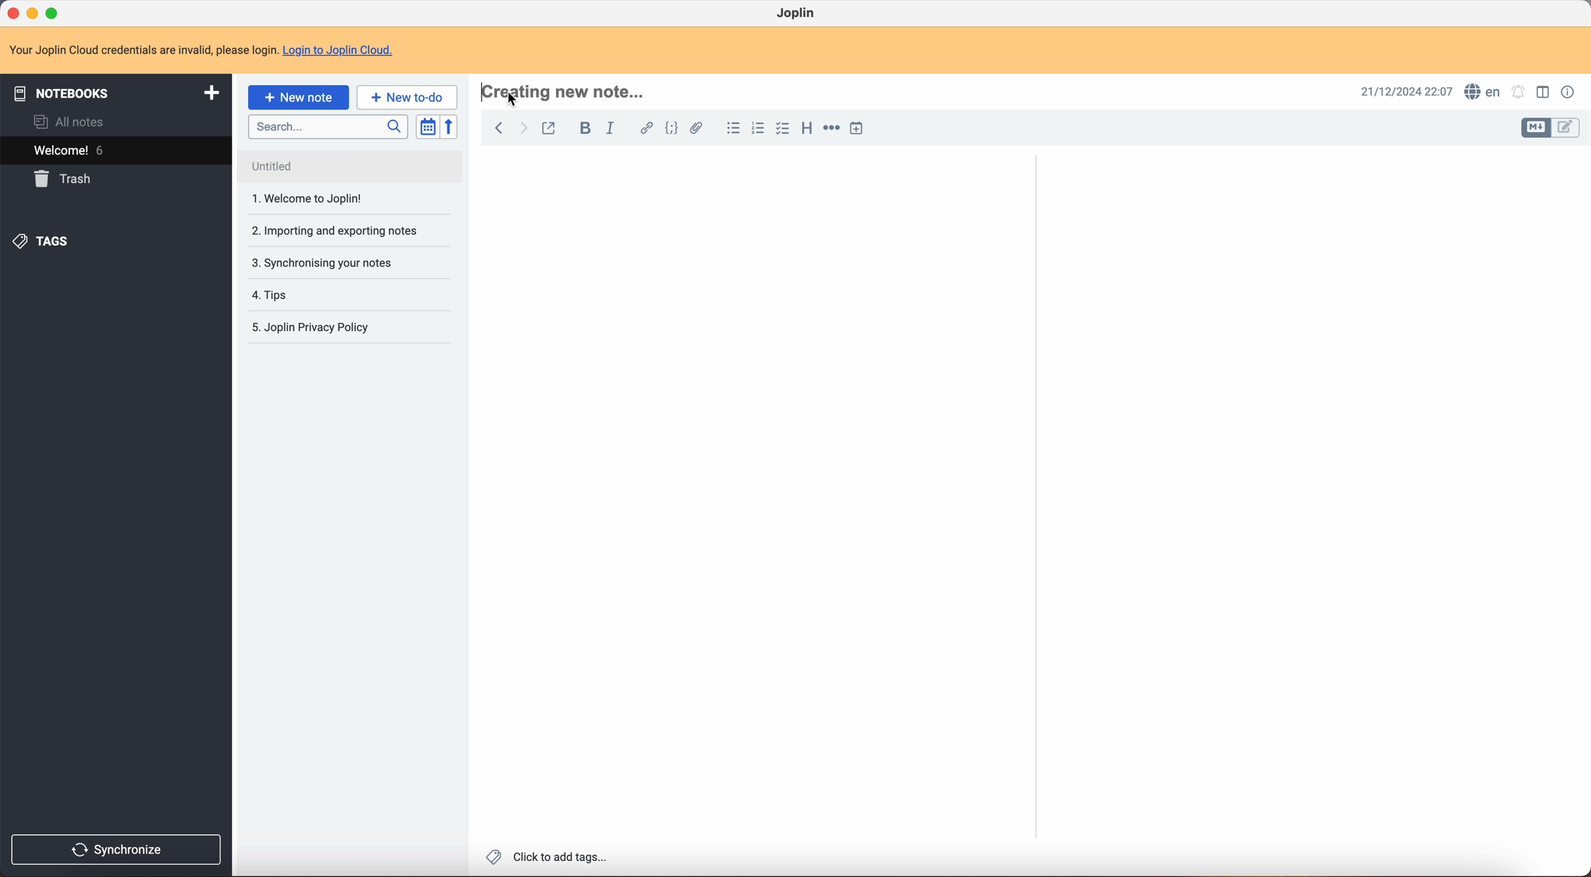  I want to click on Joplin privacy policy, so click(314, 294).